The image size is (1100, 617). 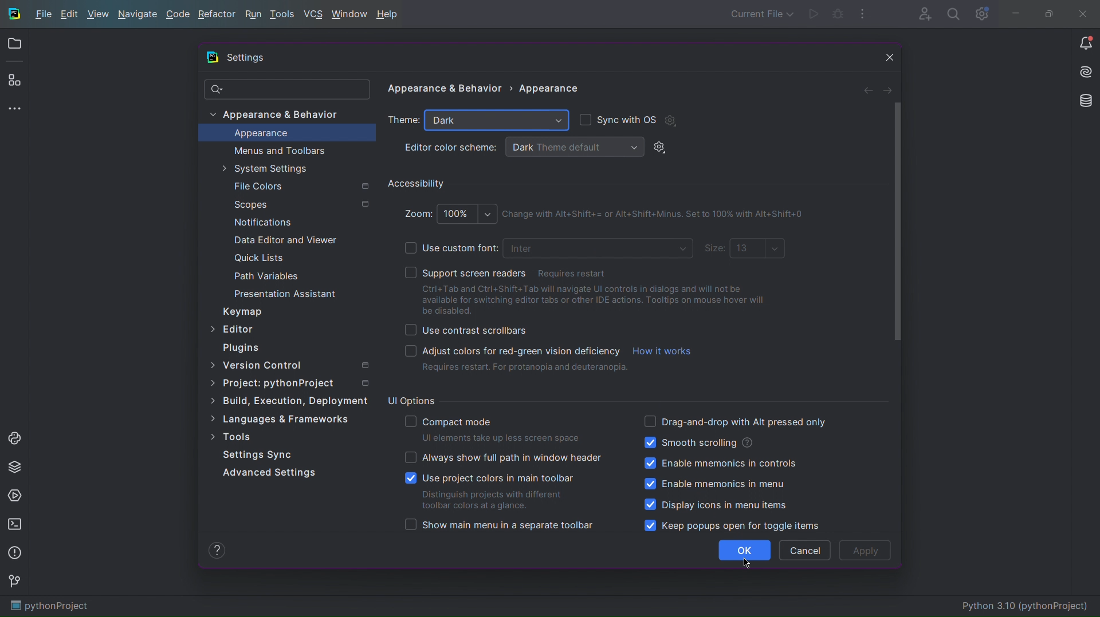 What do you see at coordinates (14, 524) in the screenshot?
I see `Terminal` at bounding box center [14, 524].